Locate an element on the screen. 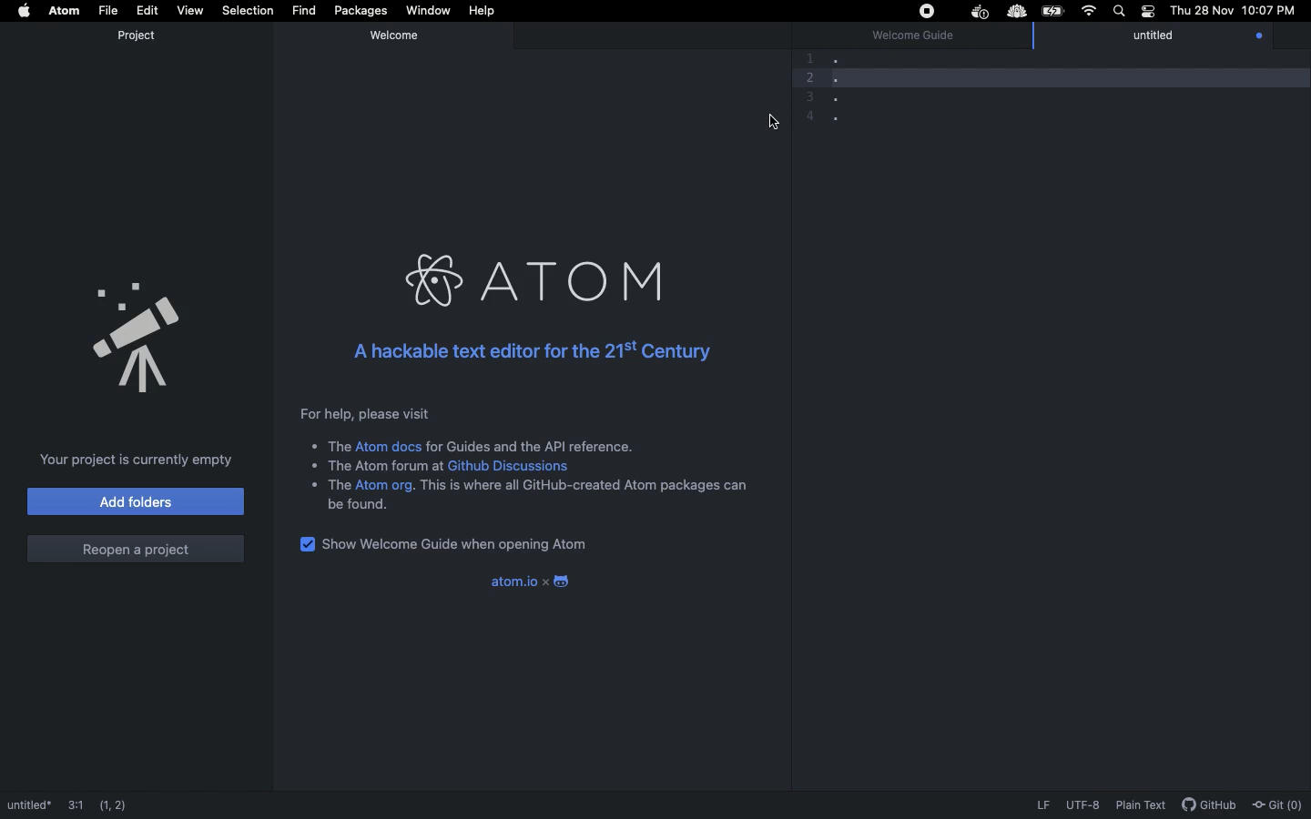  untitled* is located at coordinates (27, 802).